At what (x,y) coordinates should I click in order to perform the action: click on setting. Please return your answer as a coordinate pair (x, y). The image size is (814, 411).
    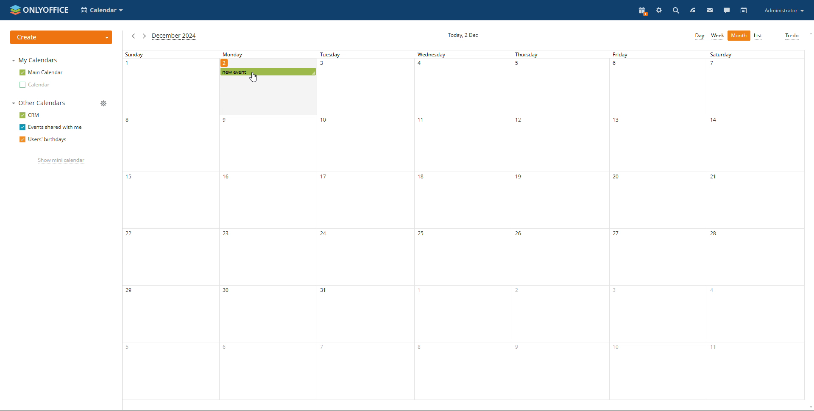
    Looking at the image, I should click on (659, 11).